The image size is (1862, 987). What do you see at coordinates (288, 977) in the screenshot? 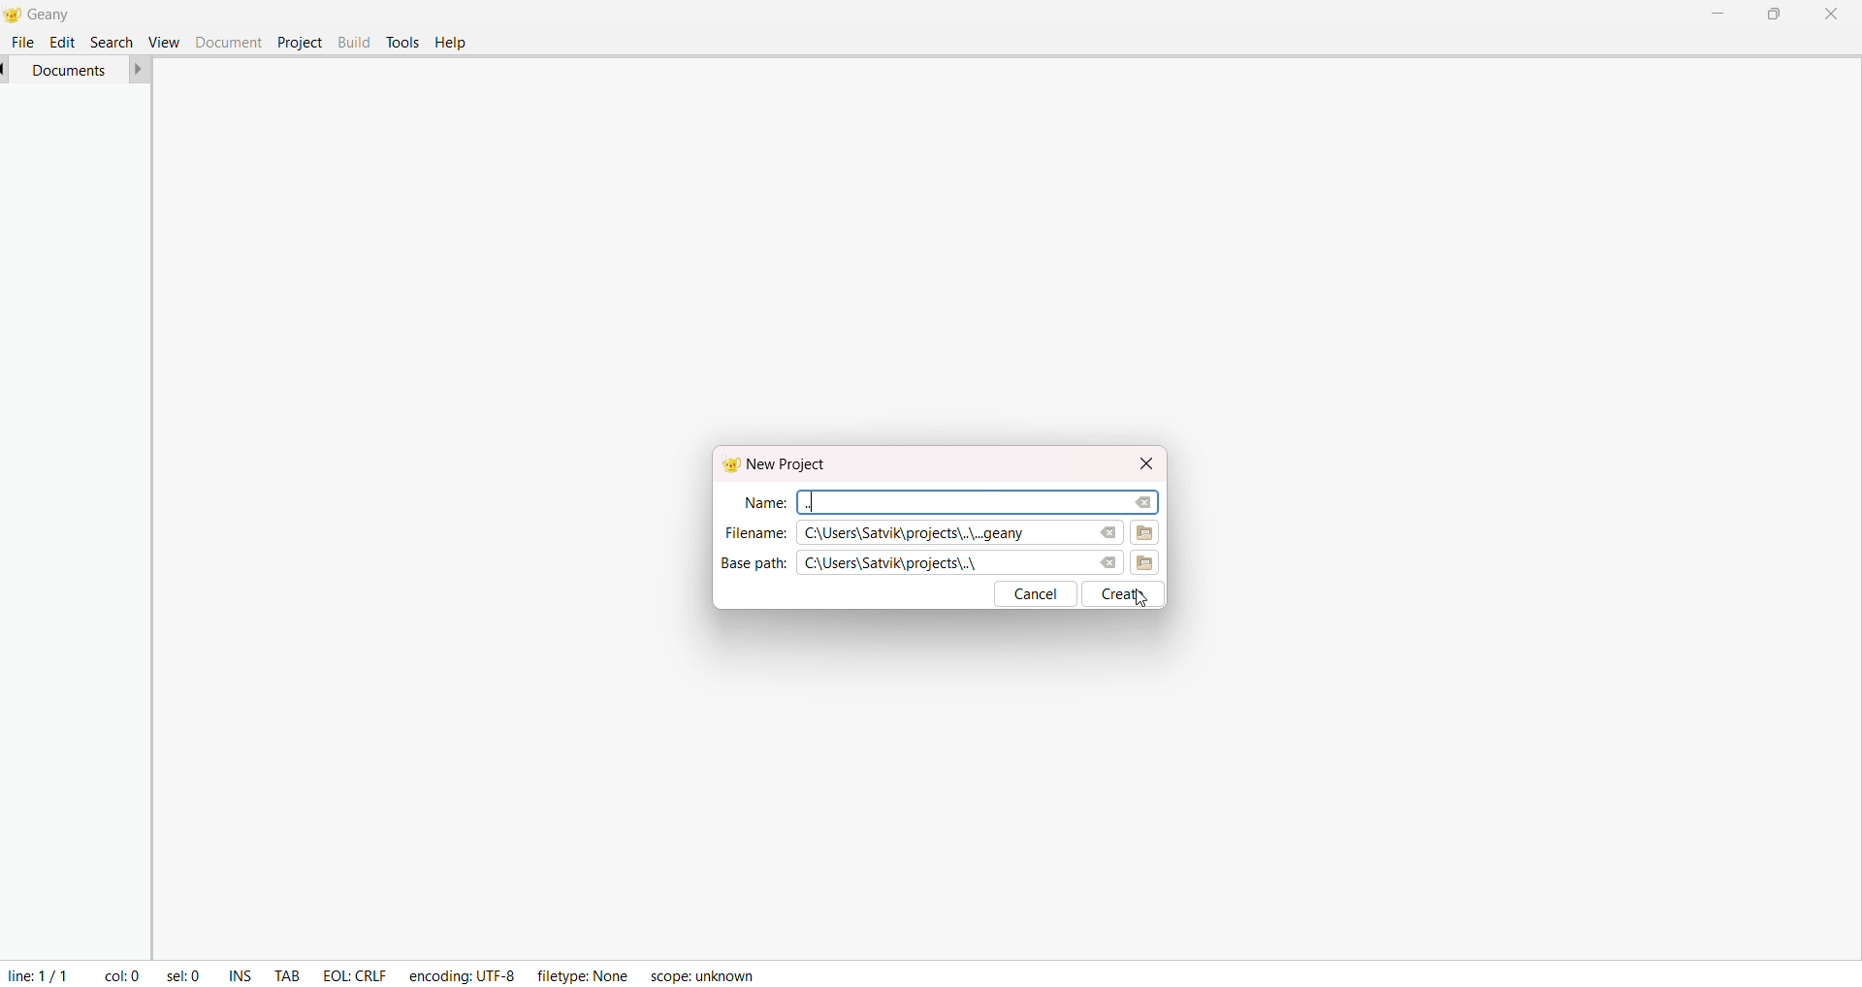
I see `tab` at bounding box center [288, 977].